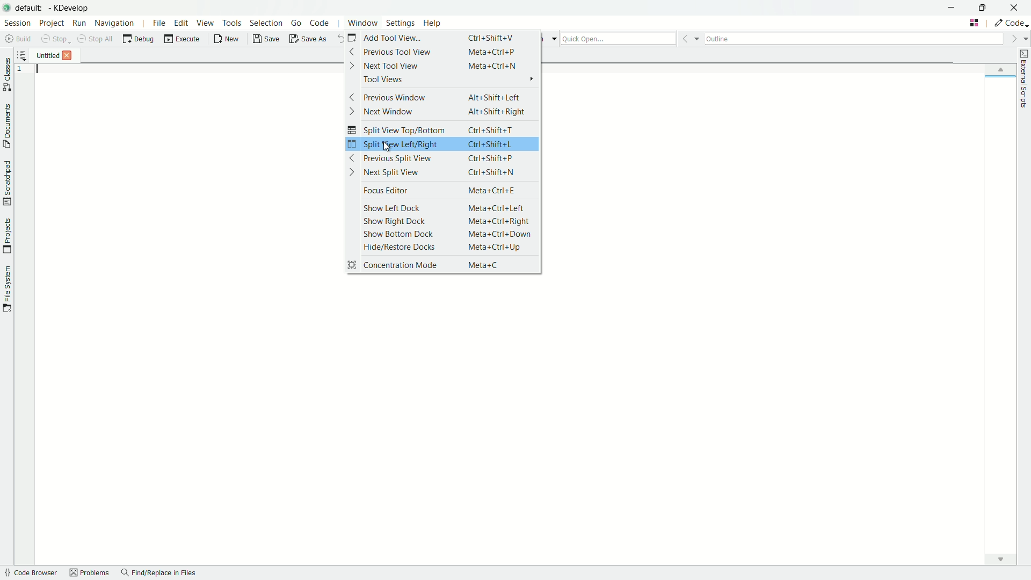 Image resolution: width=1031 pixels, height=580 pixels. Describe the element at coordinates (296, 25) in the screenshot. I see `go menu` at that location.